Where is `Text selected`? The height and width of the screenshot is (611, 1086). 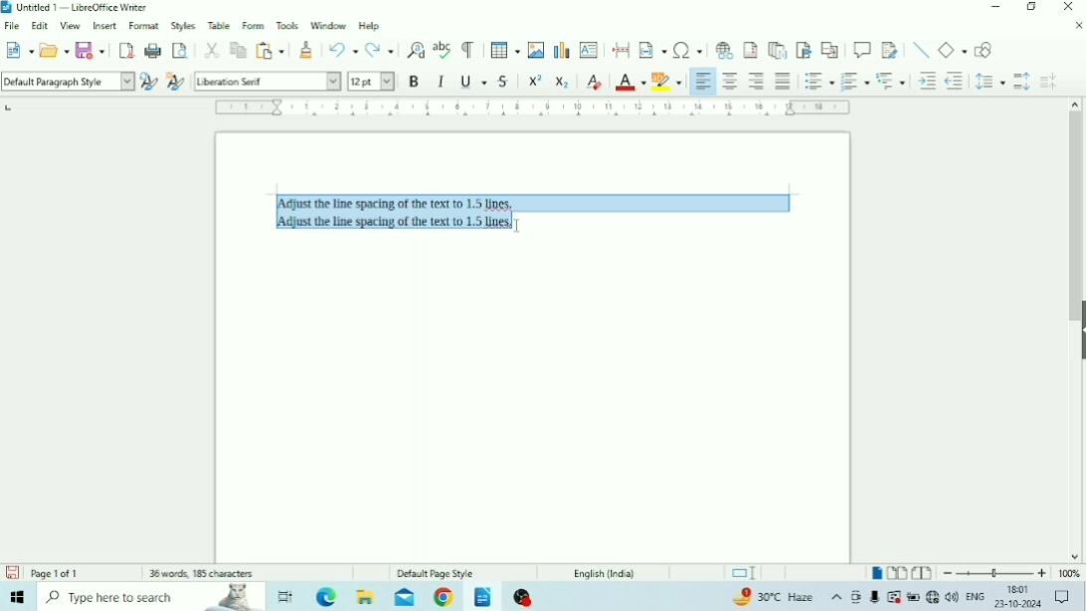 Text selected is located at coordinates (534, 213).